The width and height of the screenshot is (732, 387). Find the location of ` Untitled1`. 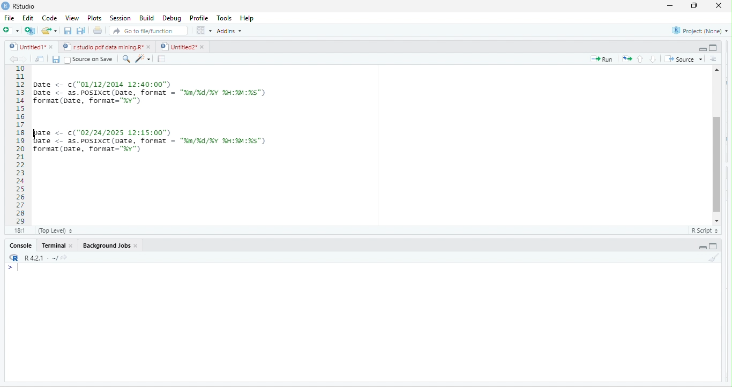

 Untitled1 is located at coordinates (25, 47).